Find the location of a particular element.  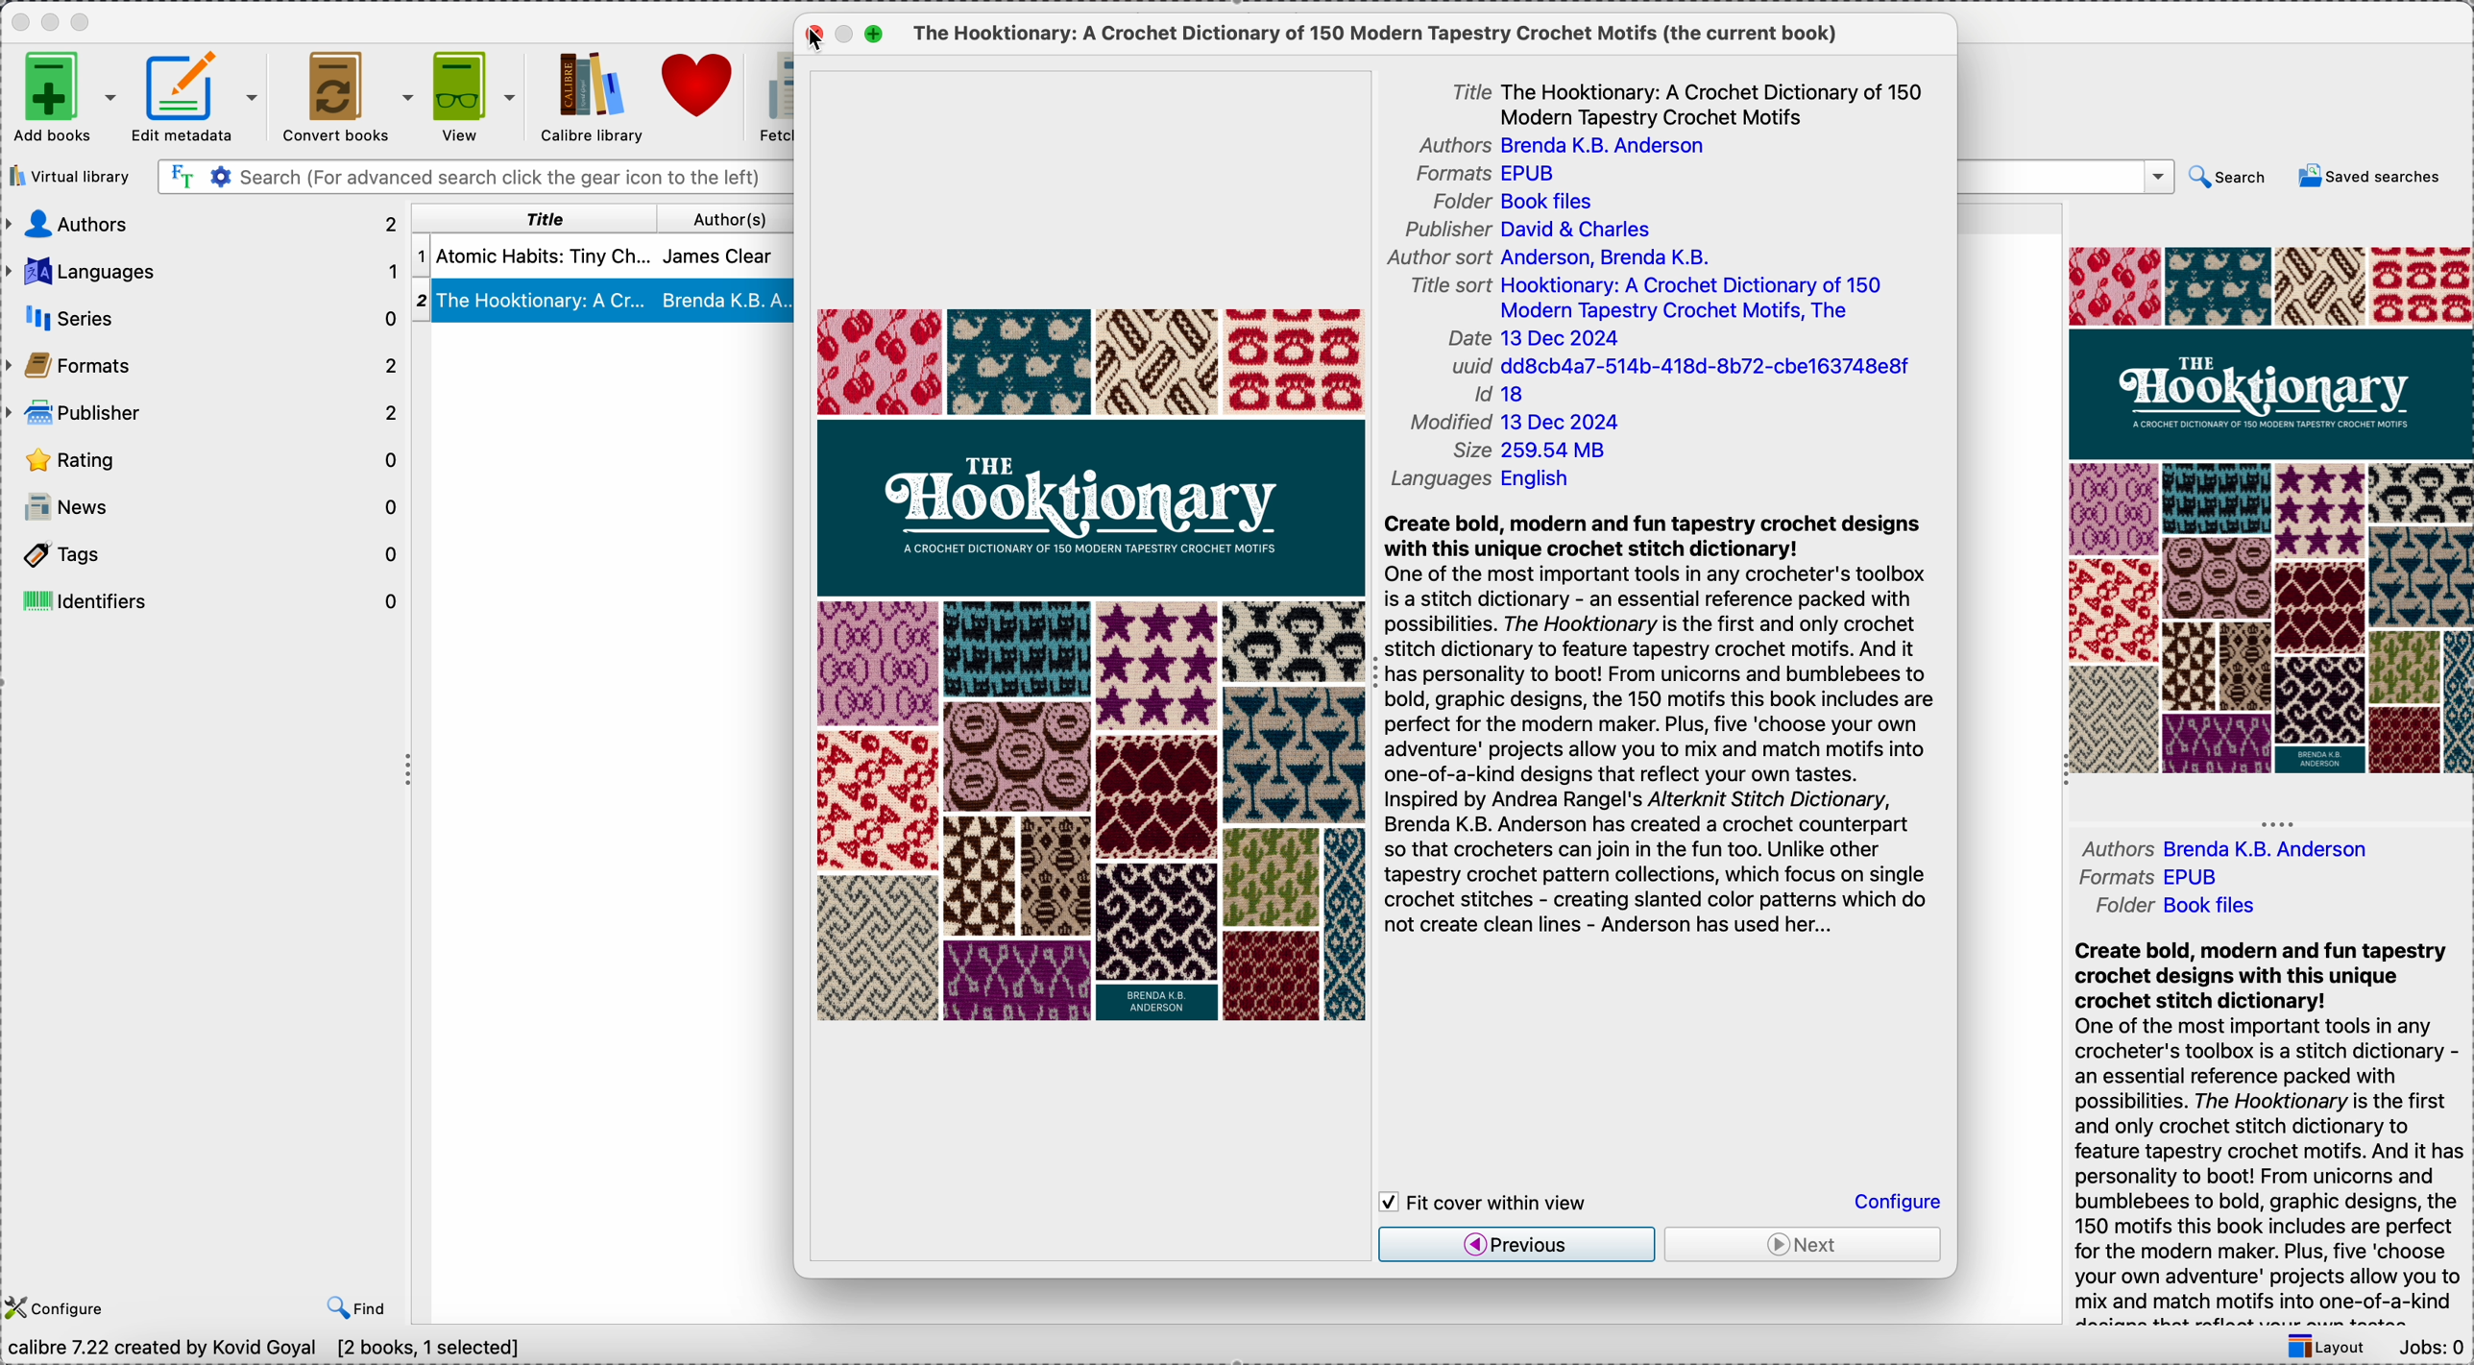

id 18 is located at coordinates (1508, 396).